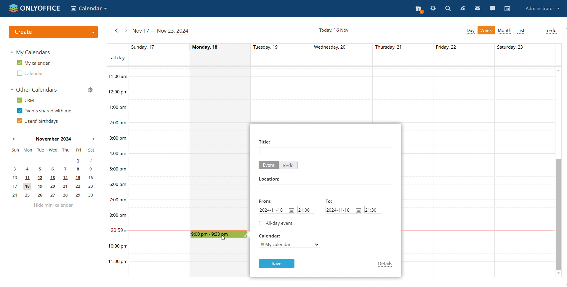 Image resolution: width=567 pixels, height=287 pixels. Describe the element at coordinates (462, 8) in the screenshot. I see `feed` at that location.